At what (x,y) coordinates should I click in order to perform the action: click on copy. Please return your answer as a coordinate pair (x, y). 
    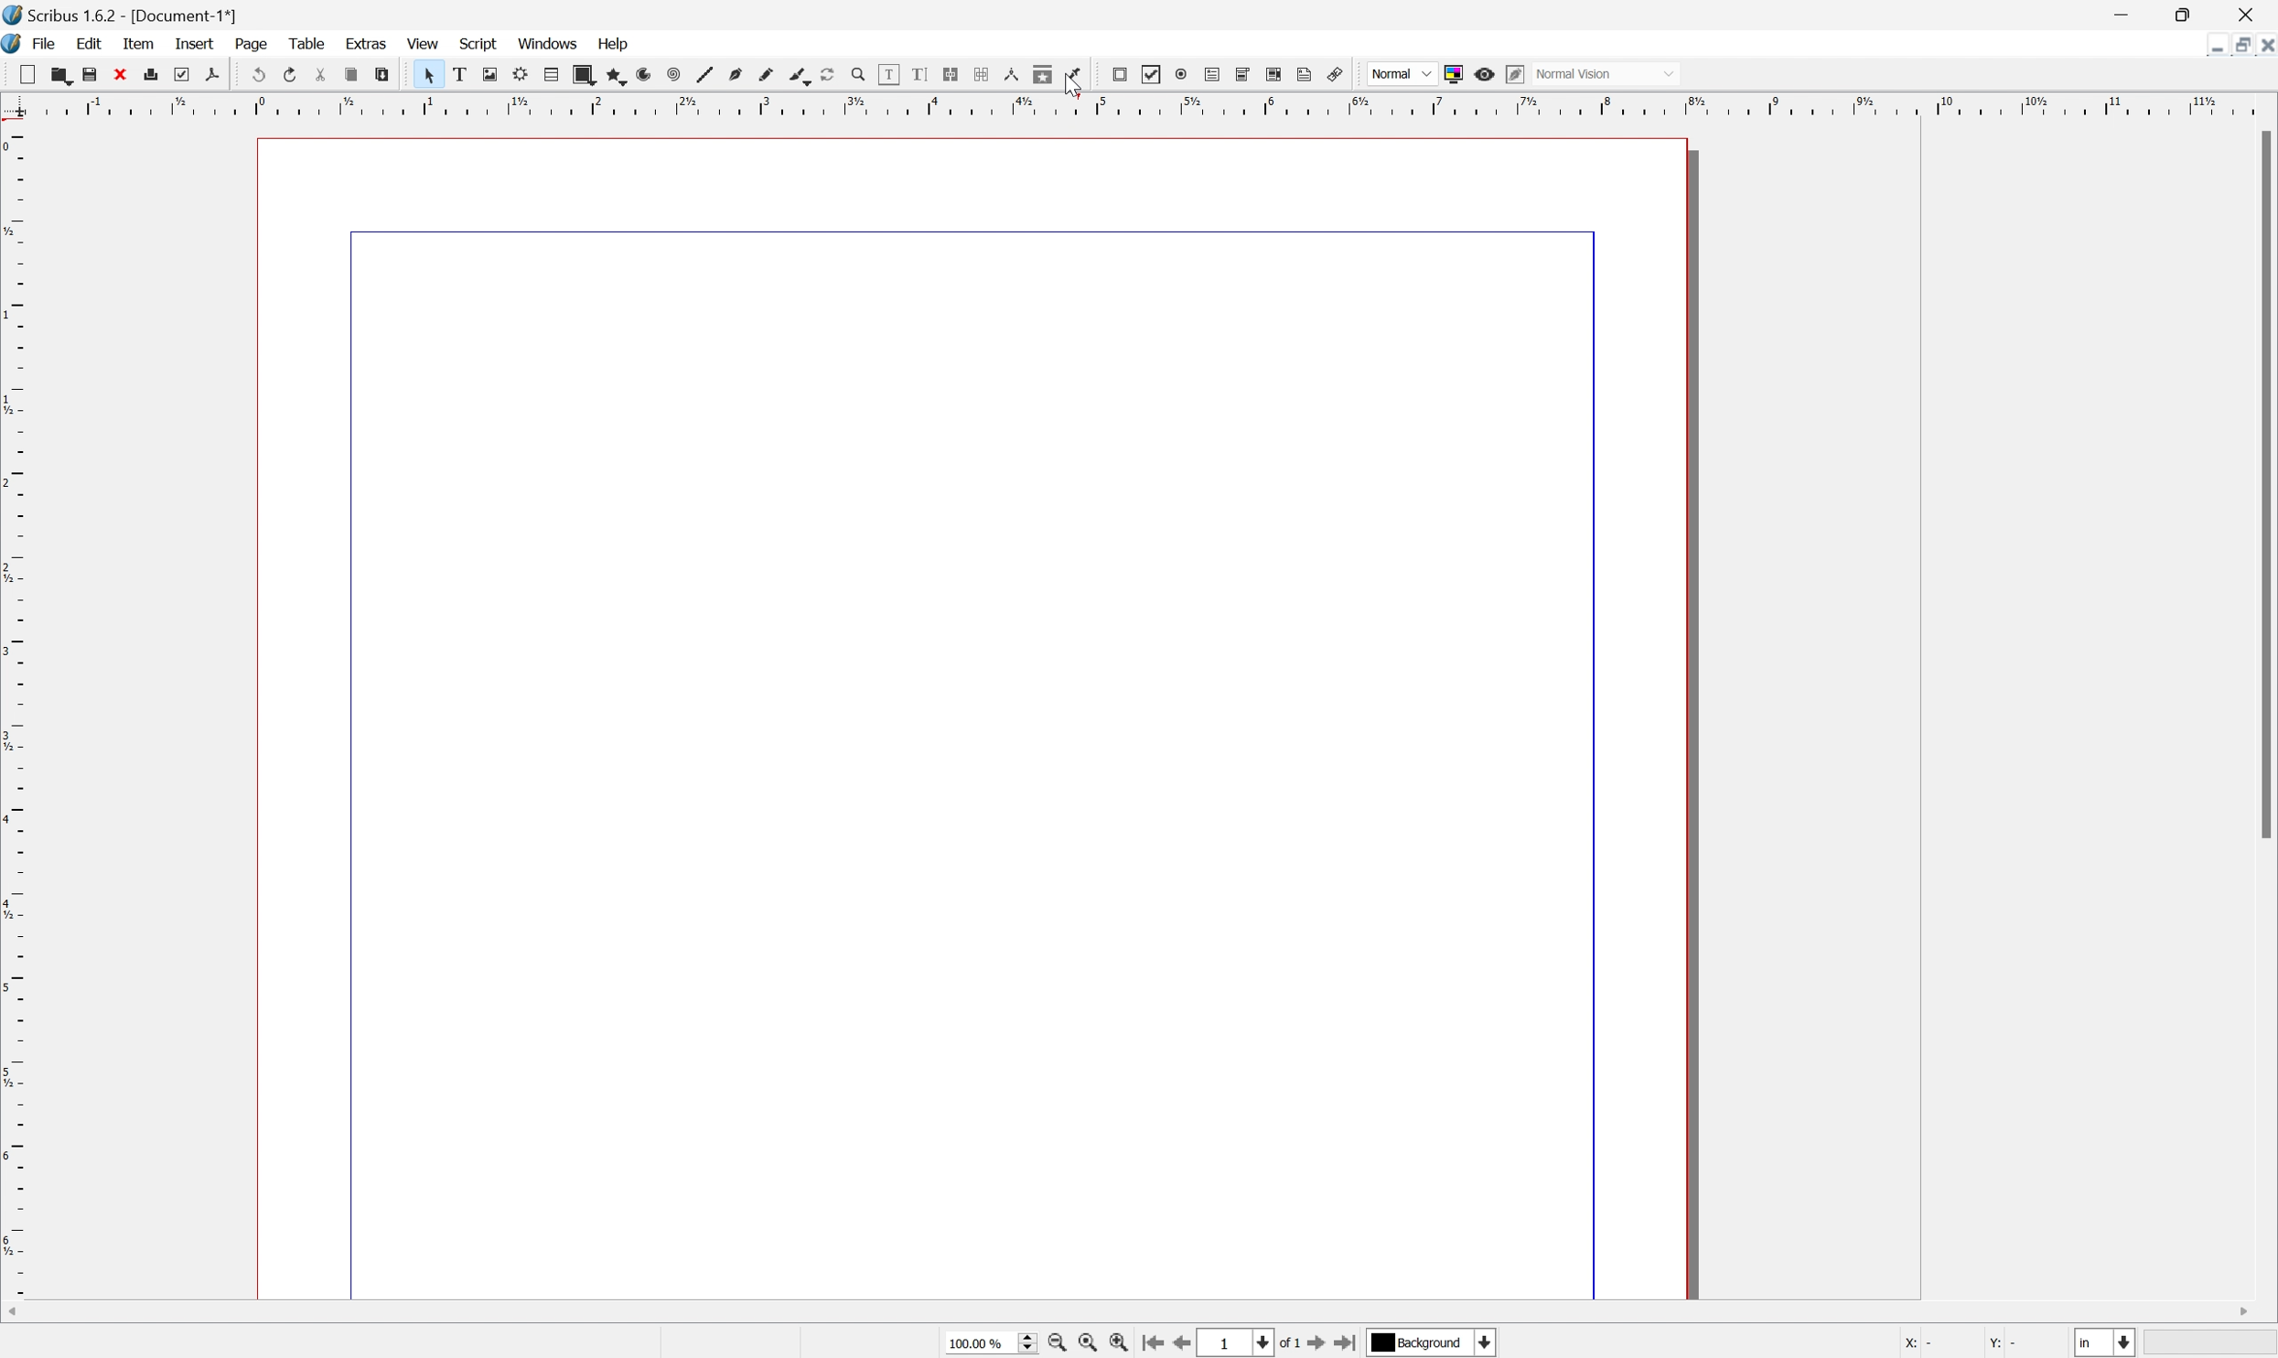
    Looking at the image, I should click on (352, 75).